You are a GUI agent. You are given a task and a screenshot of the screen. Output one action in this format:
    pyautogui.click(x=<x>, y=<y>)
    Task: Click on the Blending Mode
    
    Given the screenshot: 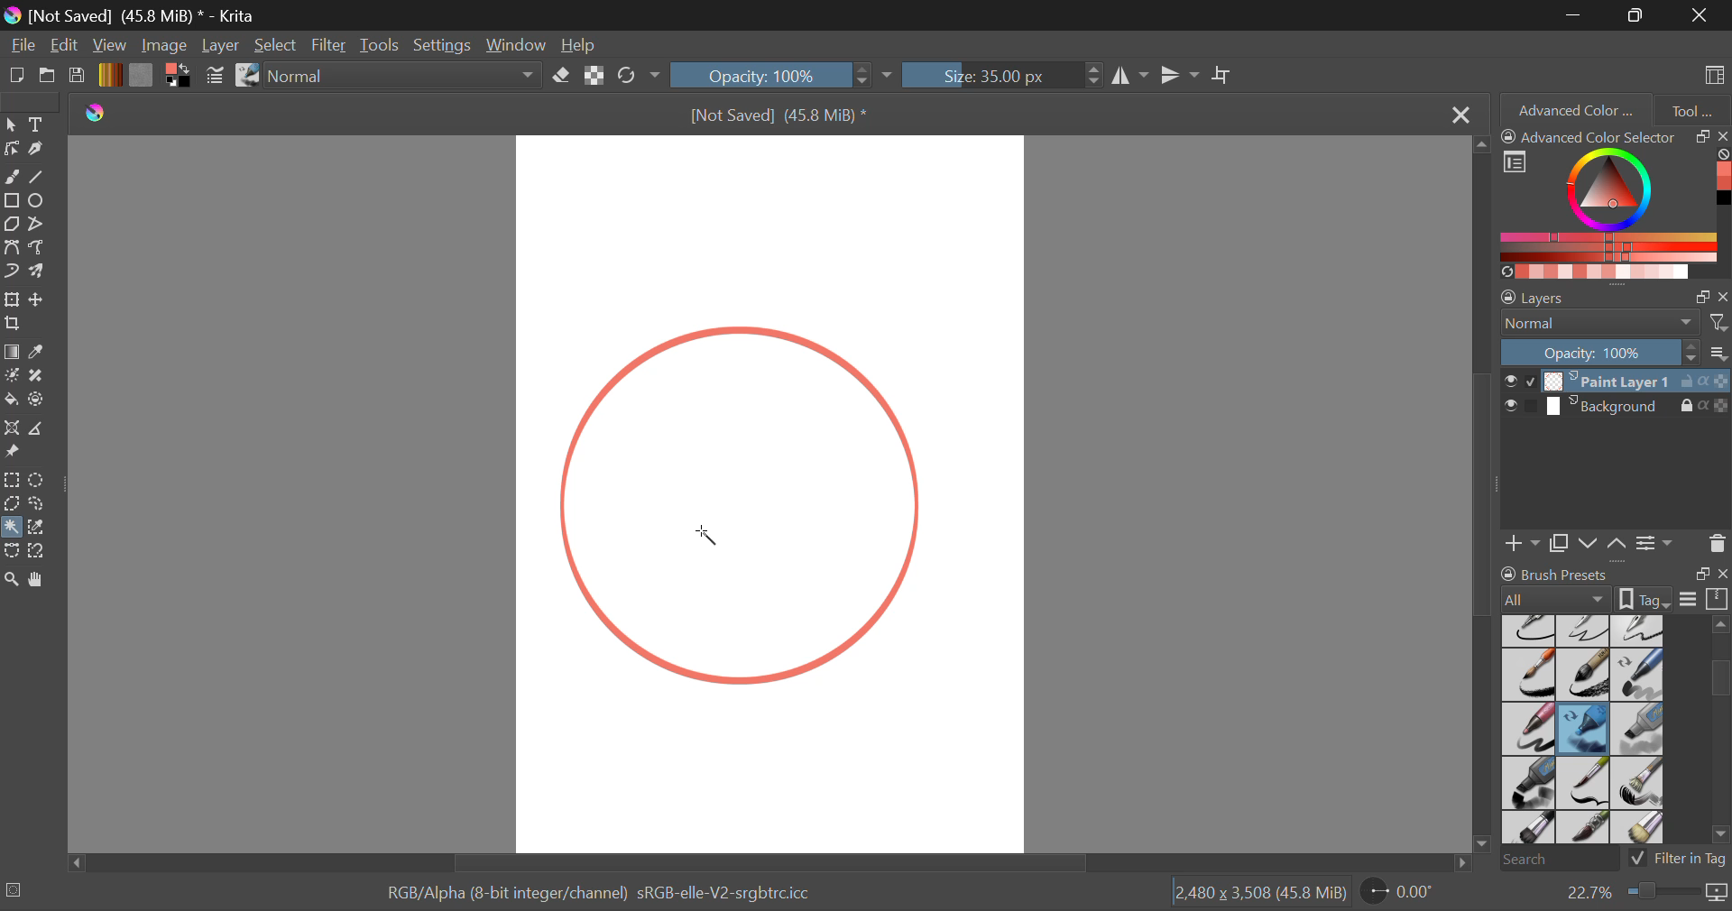 What is the action you would take?
    pyautogui.click(x=1615, y=323)
    